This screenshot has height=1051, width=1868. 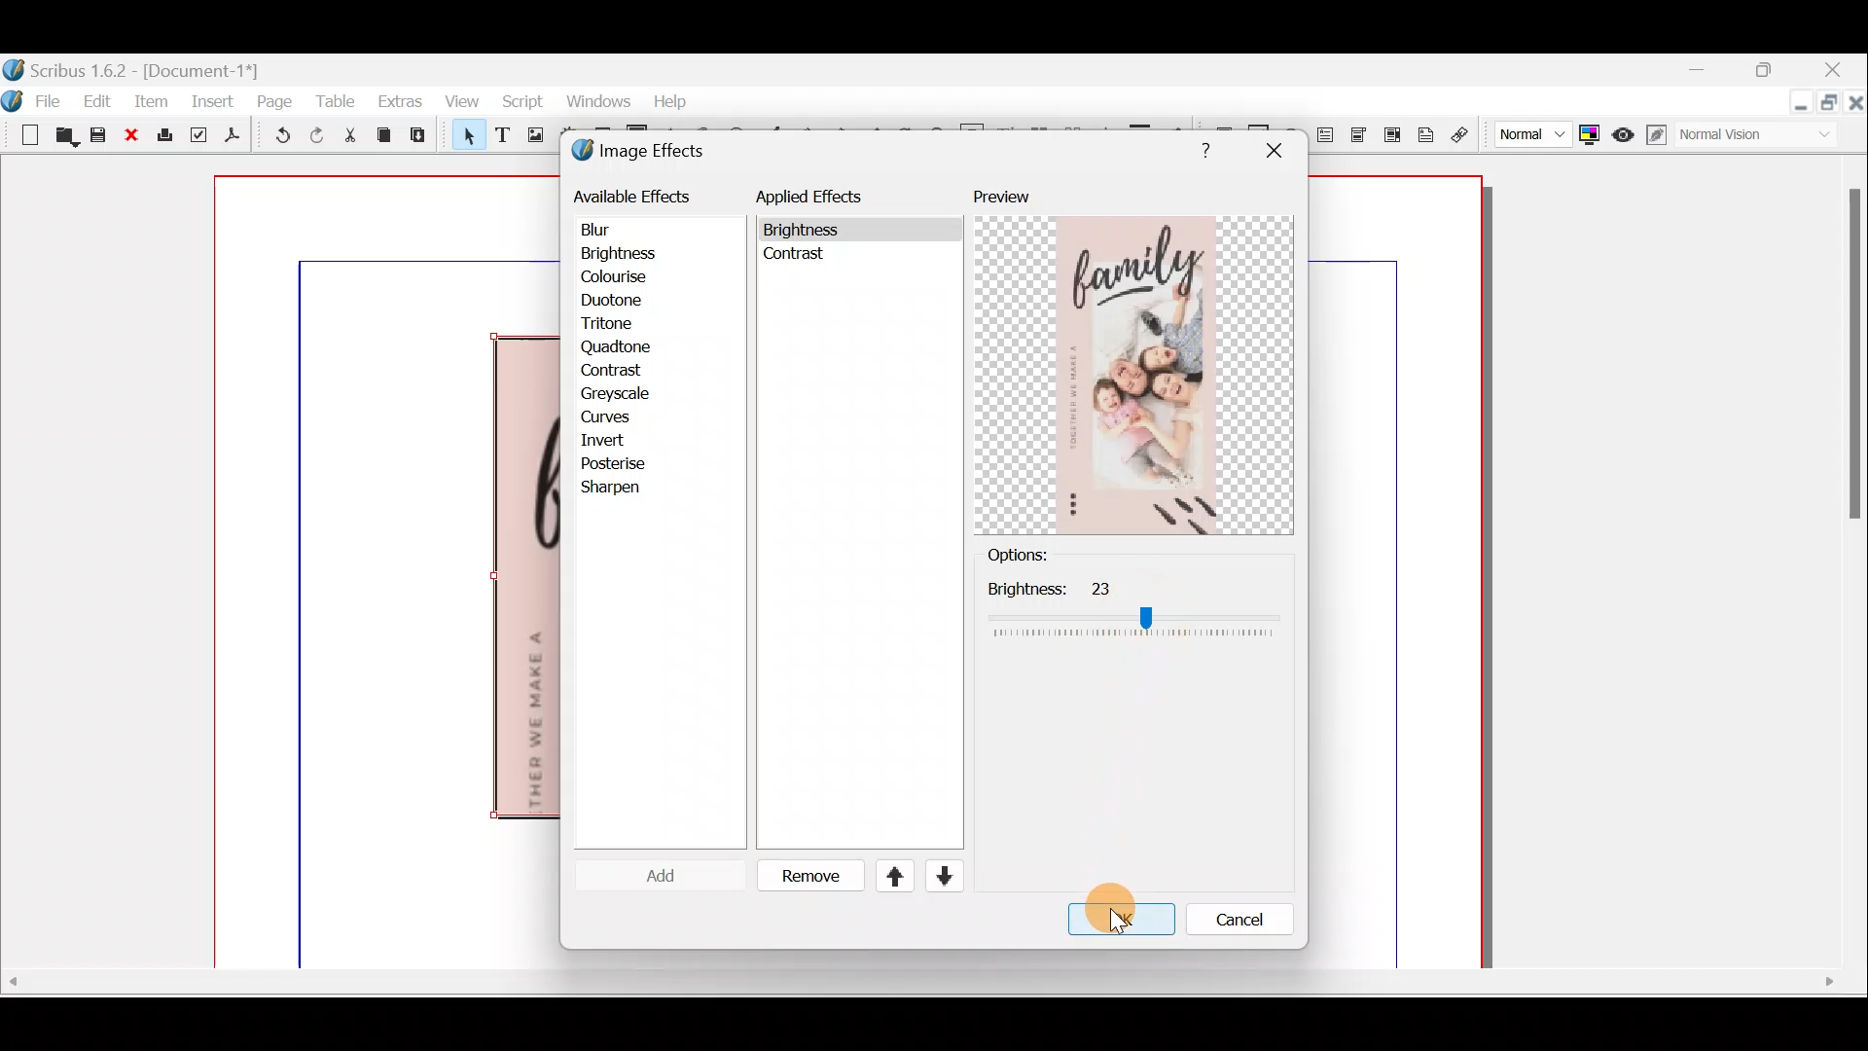 What do you see at coordinates (646, 875) in the screenshot?
I see `Cursor` at bounding box center [646, 875].